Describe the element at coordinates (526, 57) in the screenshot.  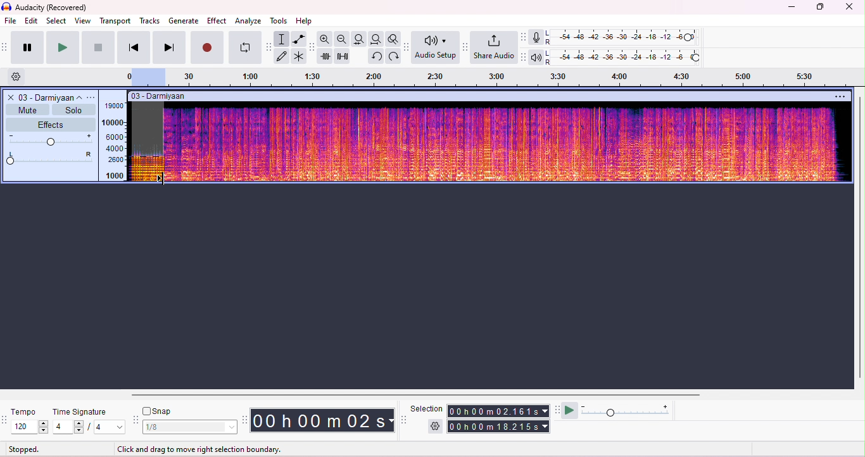
I see `playback meter toolbar` at that location.